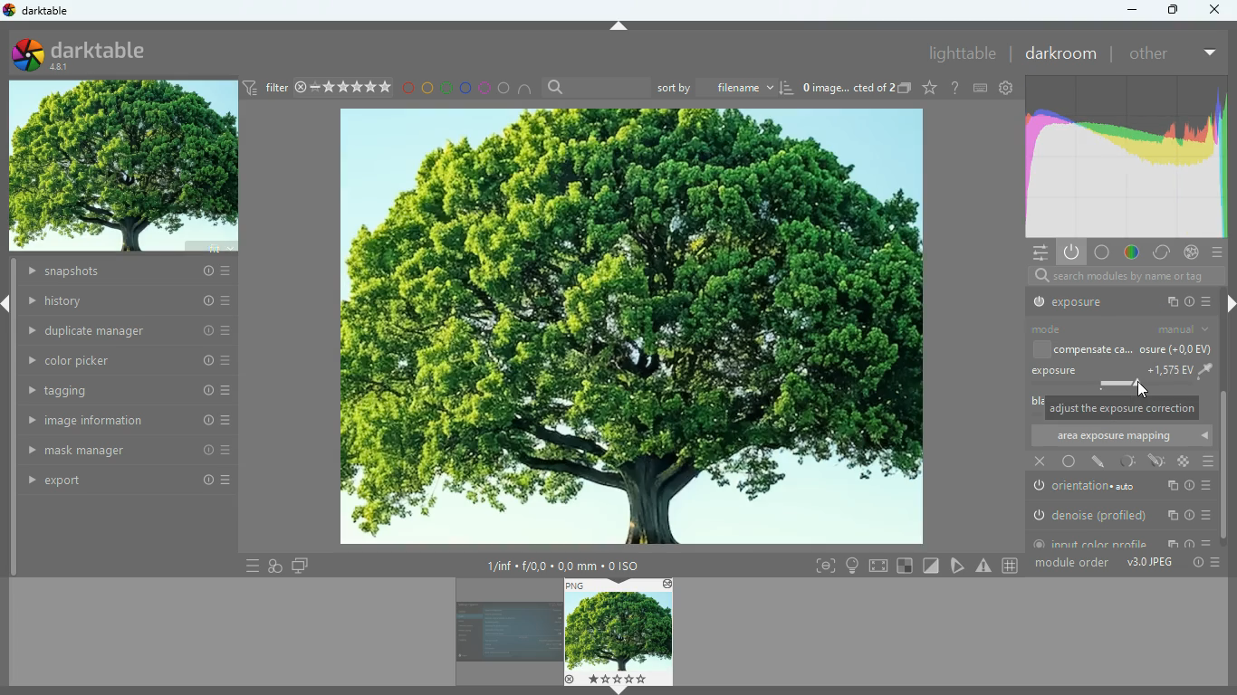 Image resolution: width=1237 pixels, height=695 pixels. I want to click on image, so click(621, 633).